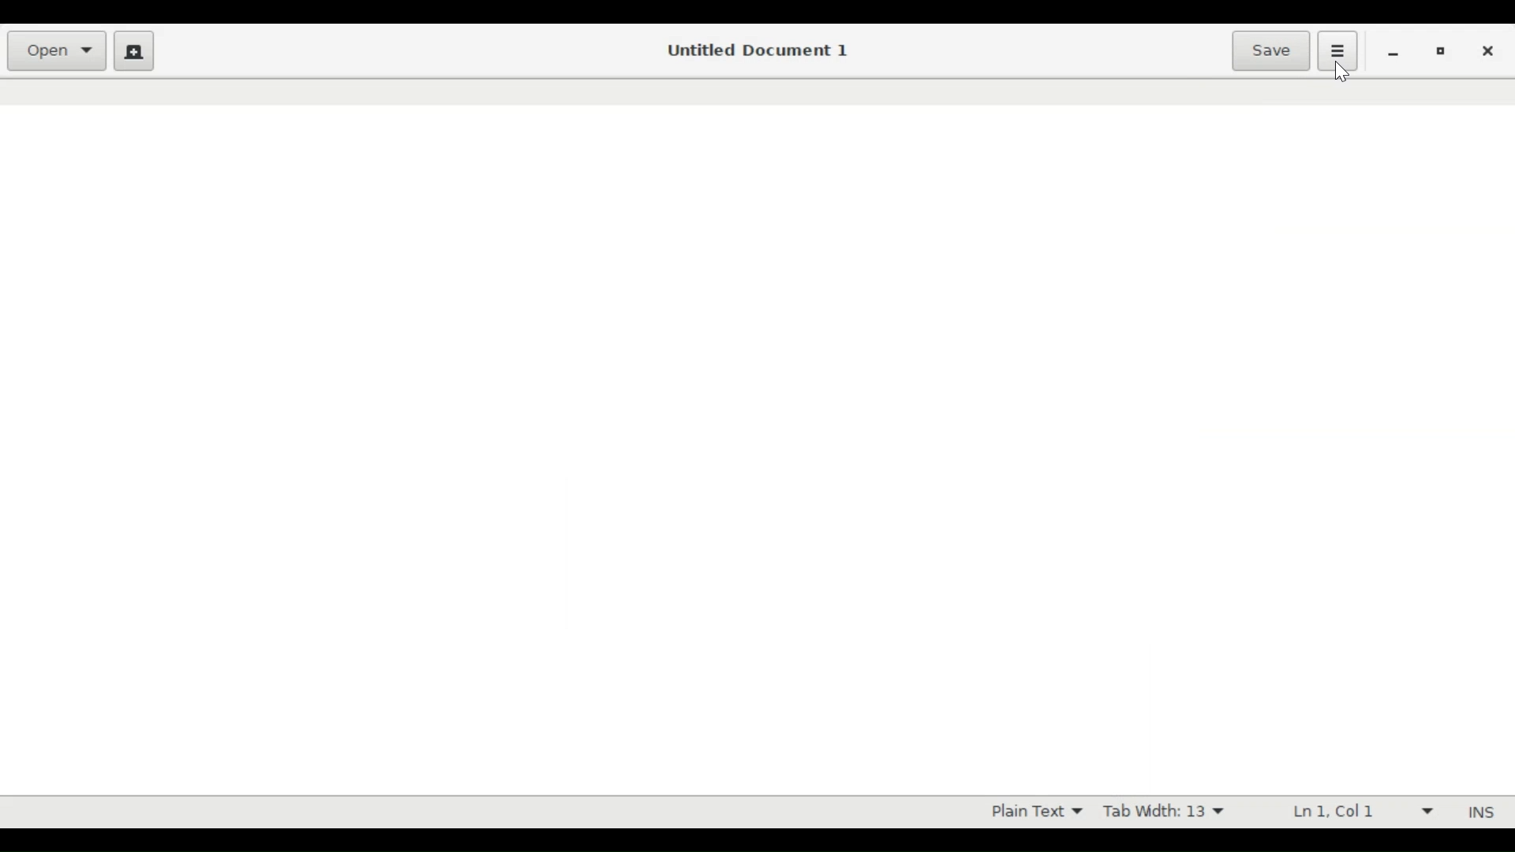 The height and width of the screenshot is (852, 1515). Describe the element at coordinates (1393, 51) in the screenshot. I see `minimize` at that location.